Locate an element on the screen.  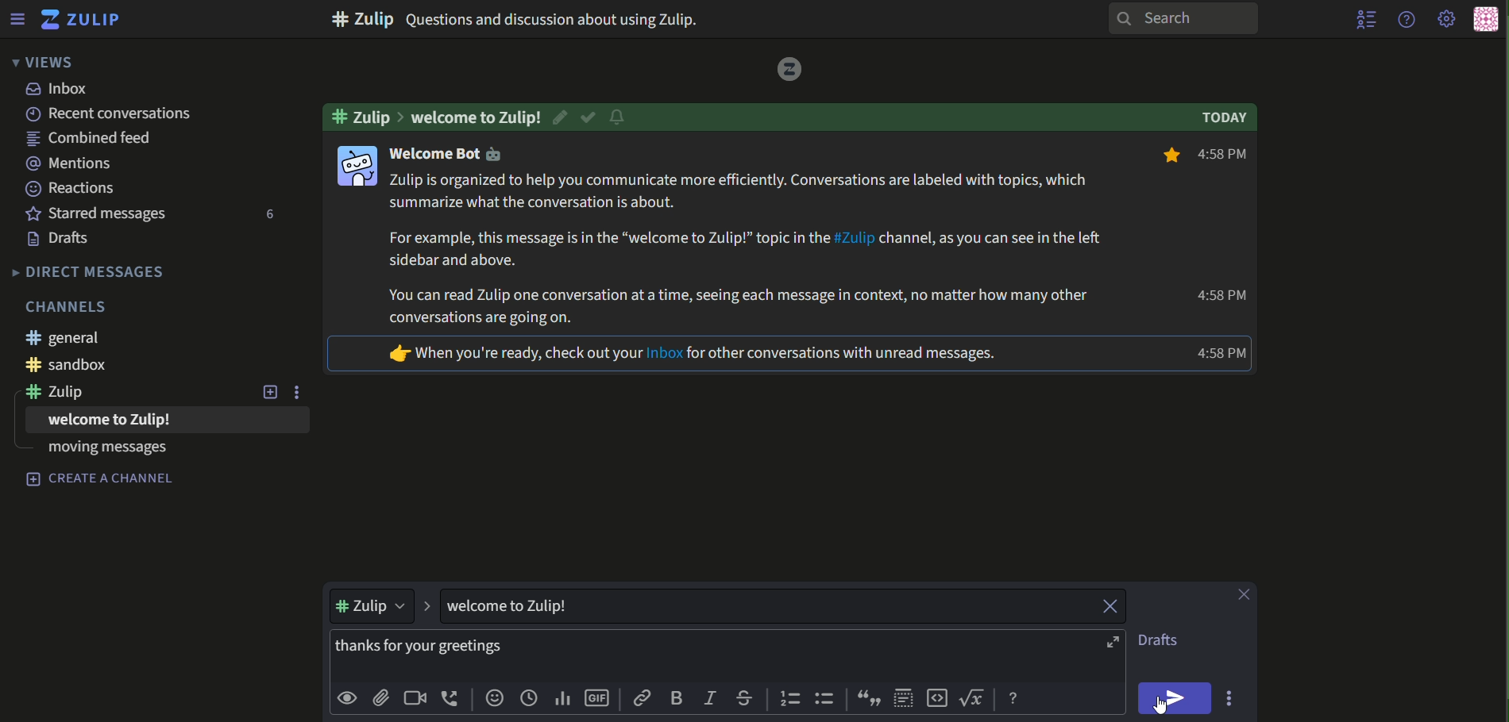
text is located at coordinates (1228, 118).